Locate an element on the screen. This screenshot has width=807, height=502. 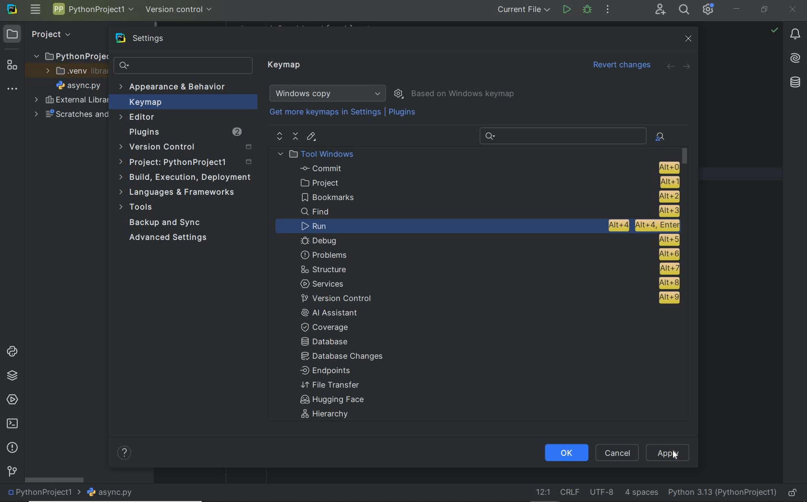
file name is located at coordinates (78, 85).